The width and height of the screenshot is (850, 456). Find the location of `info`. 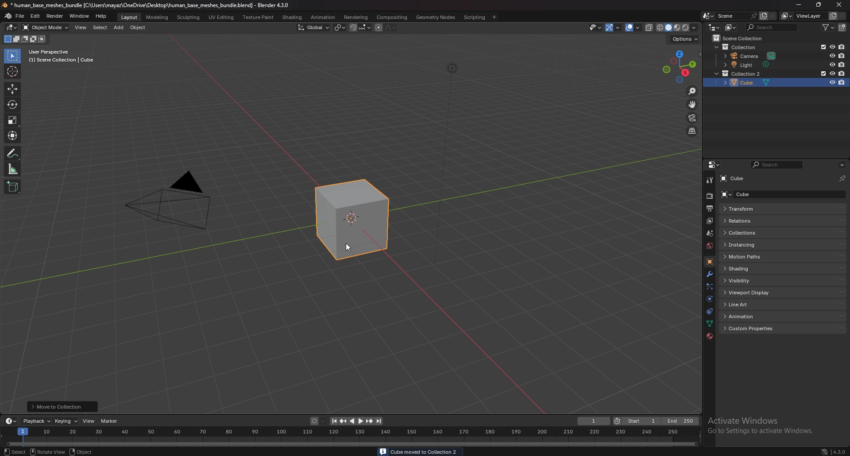

info is located at coordinates (420, 452).